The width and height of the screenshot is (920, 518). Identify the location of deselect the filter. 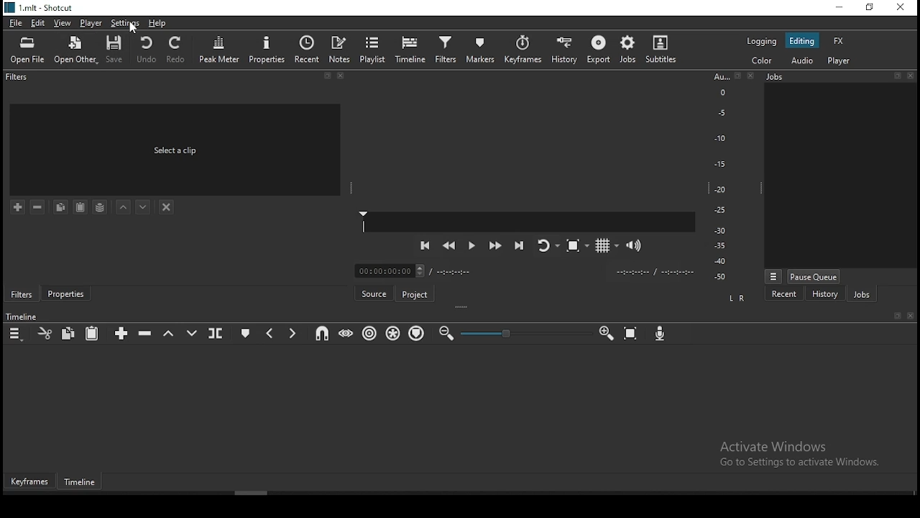
(167, 206).